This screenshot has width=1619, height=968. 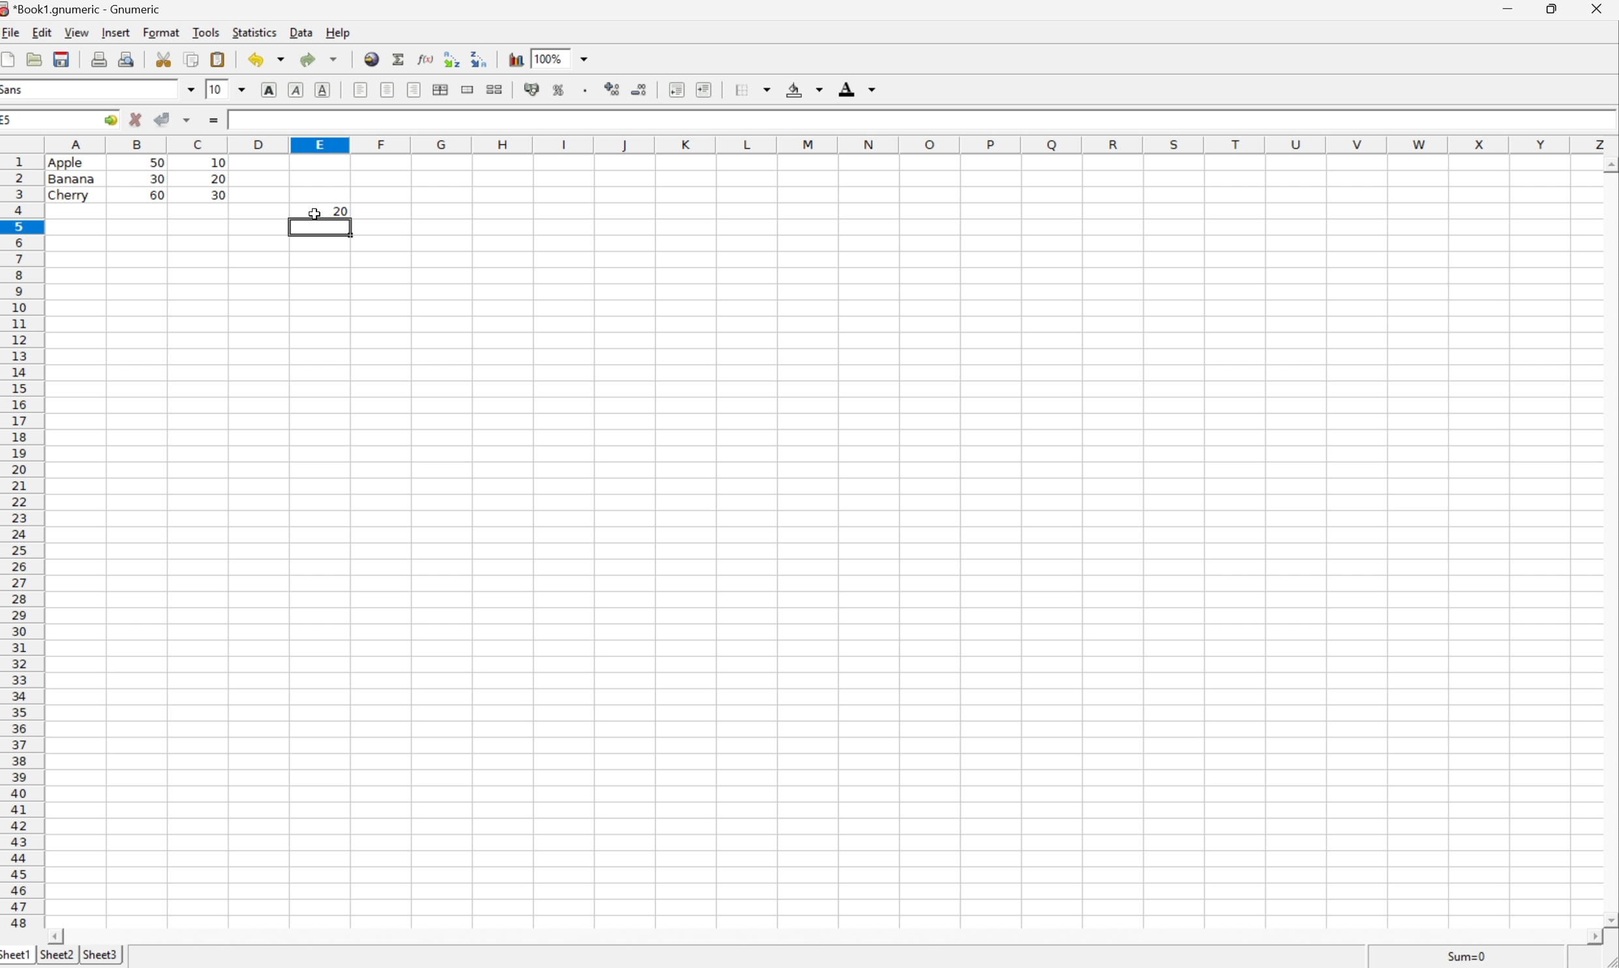 I want to click on sheet2, so click(x=57, y=954).